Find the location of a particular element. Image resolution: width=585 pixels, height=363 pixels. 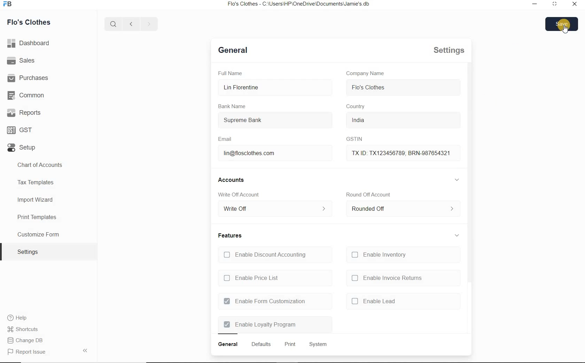

GST is located at coordinates (21, 130).